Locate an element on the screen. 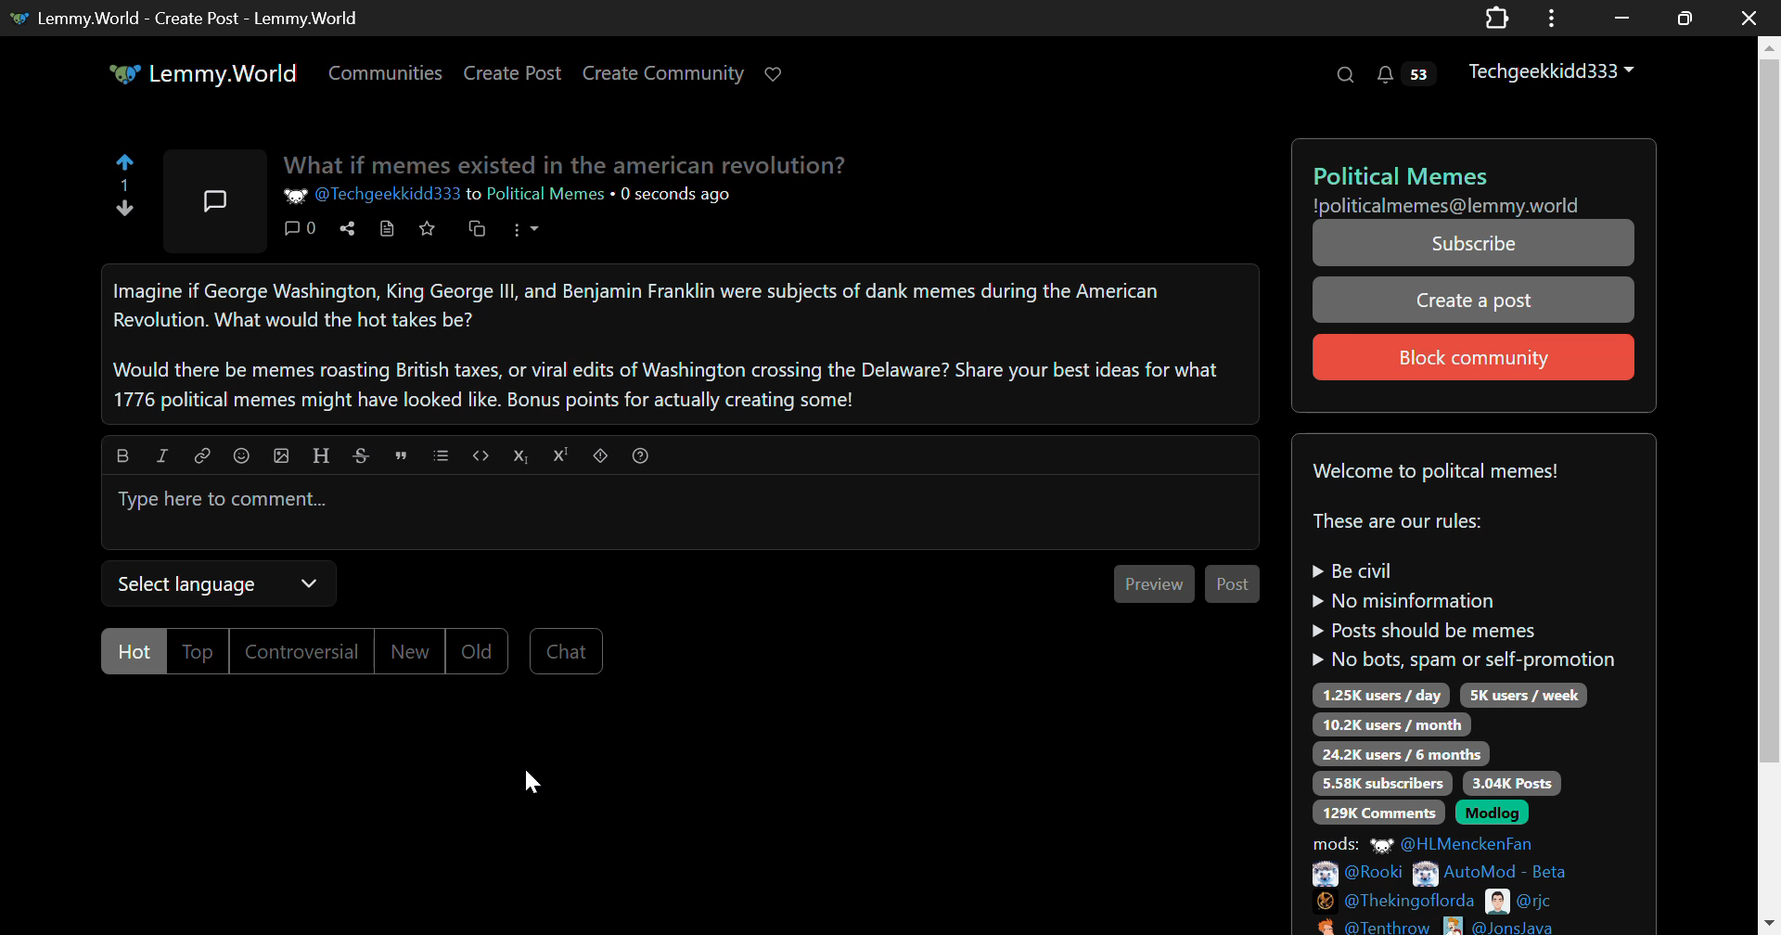 This screenshot has width=1781, height=935. Select Language is located at coordinates (215, 581).